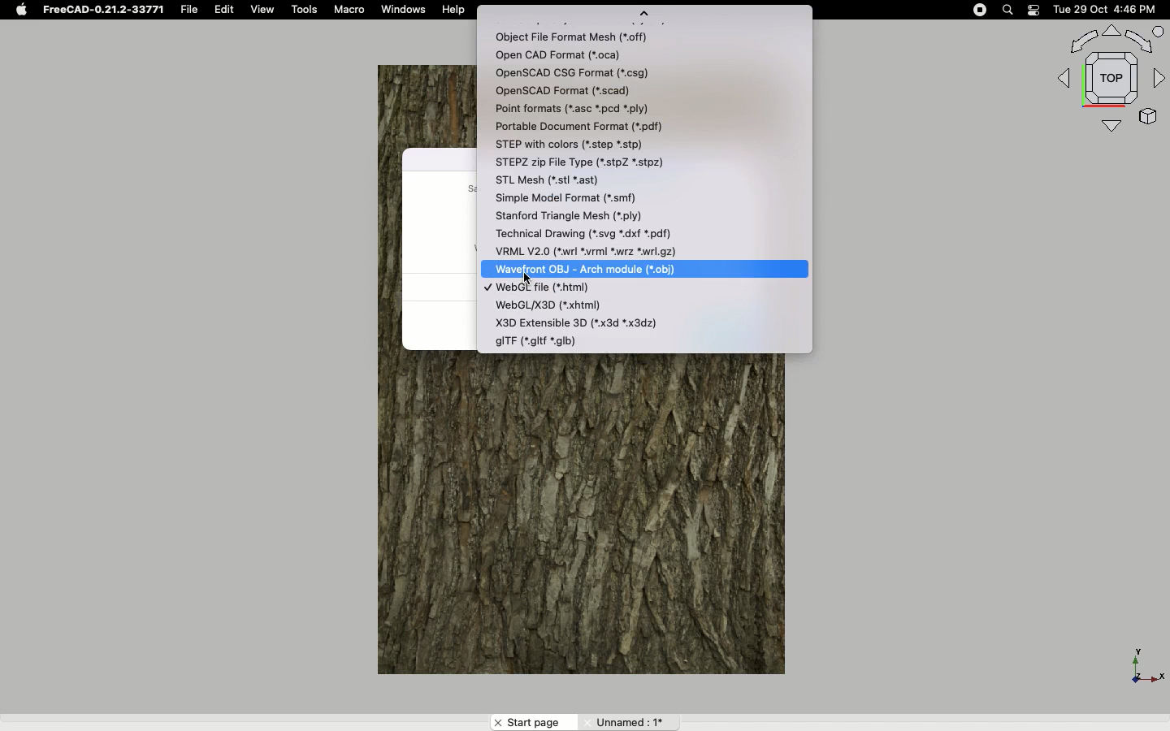 This screenshot has width=1170, height=731. What do you see at coordinates (540, 340) in the screenshot?
I see `gITF (*gltf *glb)` at bounding box center [540, 340].